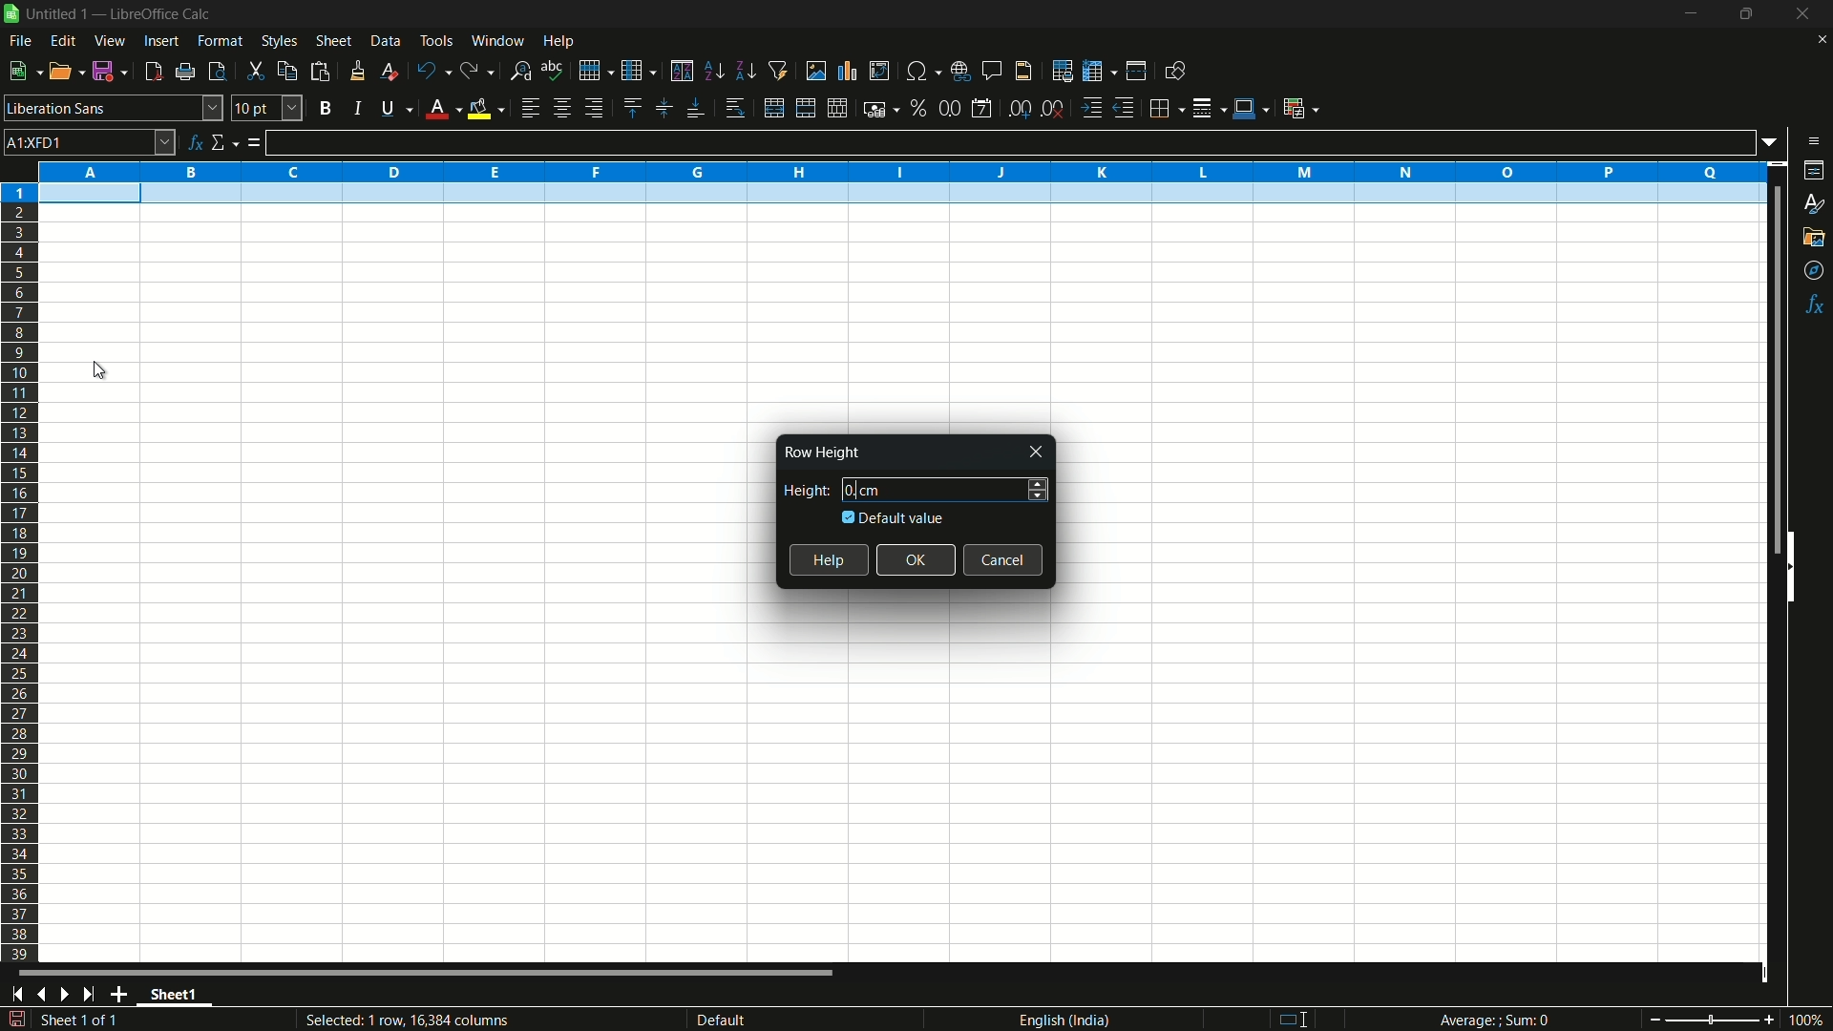  Describe the element at coordinates (1126, 108) in the screenshot. I see `decrease indentation` at that location.